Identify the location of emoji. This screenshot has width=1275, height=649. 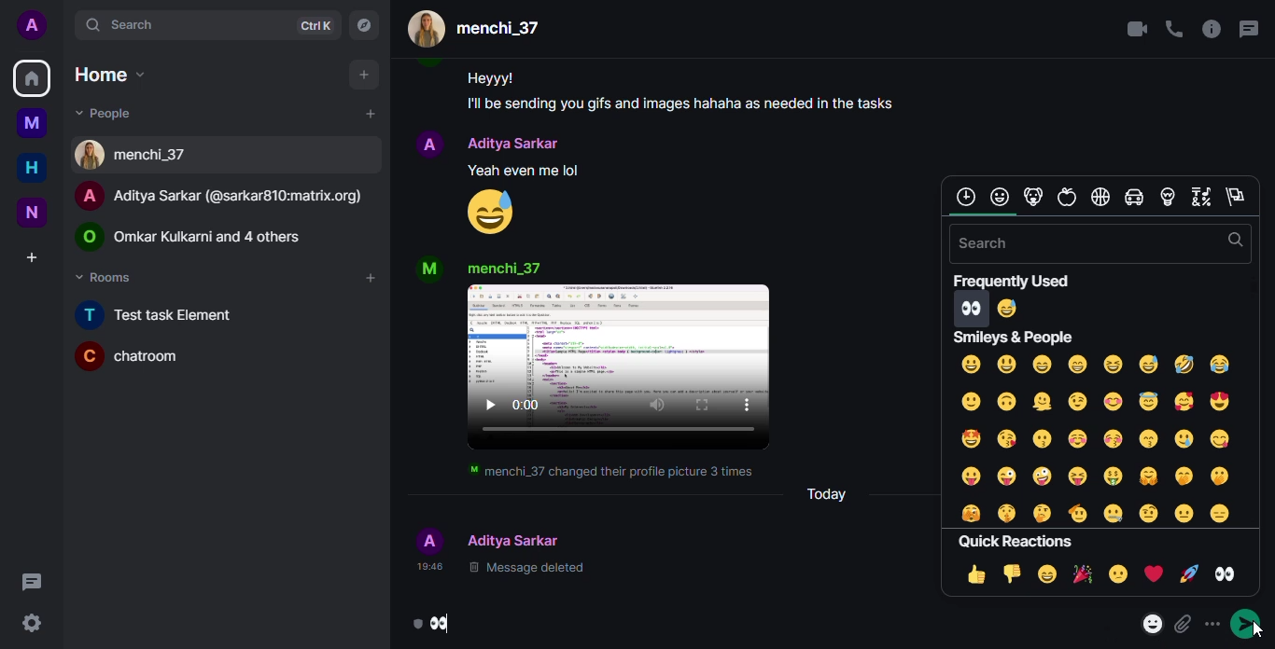
(490, 212).